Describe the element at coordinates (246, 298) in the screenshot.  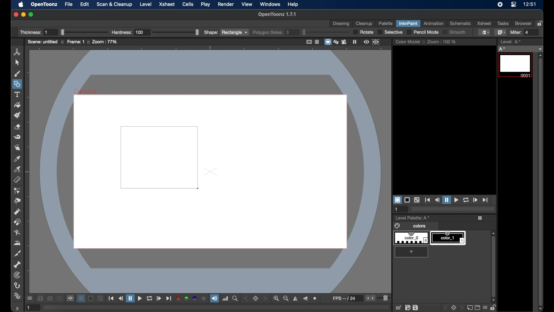
I see `stepper button` at that location.